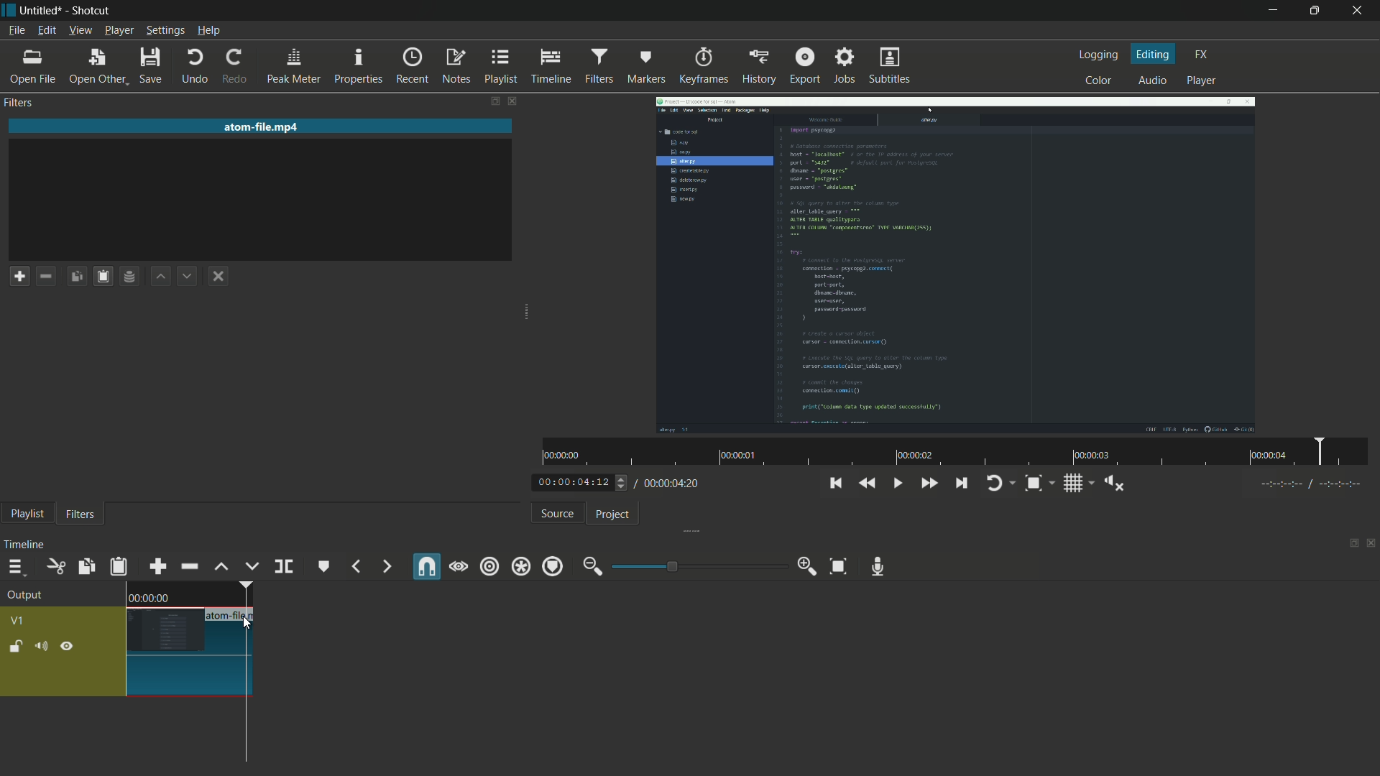  I want to click on delete, so click(242, 622).